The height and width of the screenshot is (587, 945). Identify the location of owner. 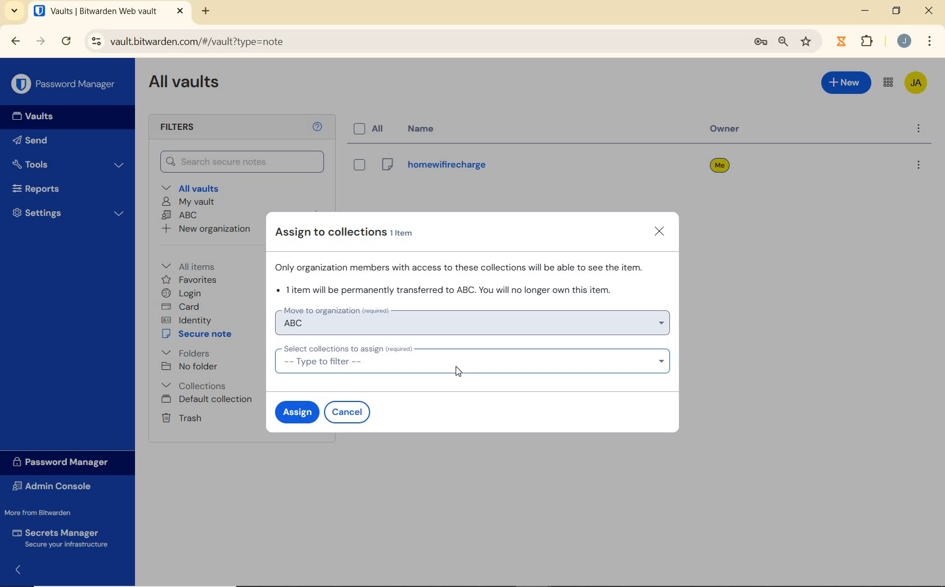
(719, 166).